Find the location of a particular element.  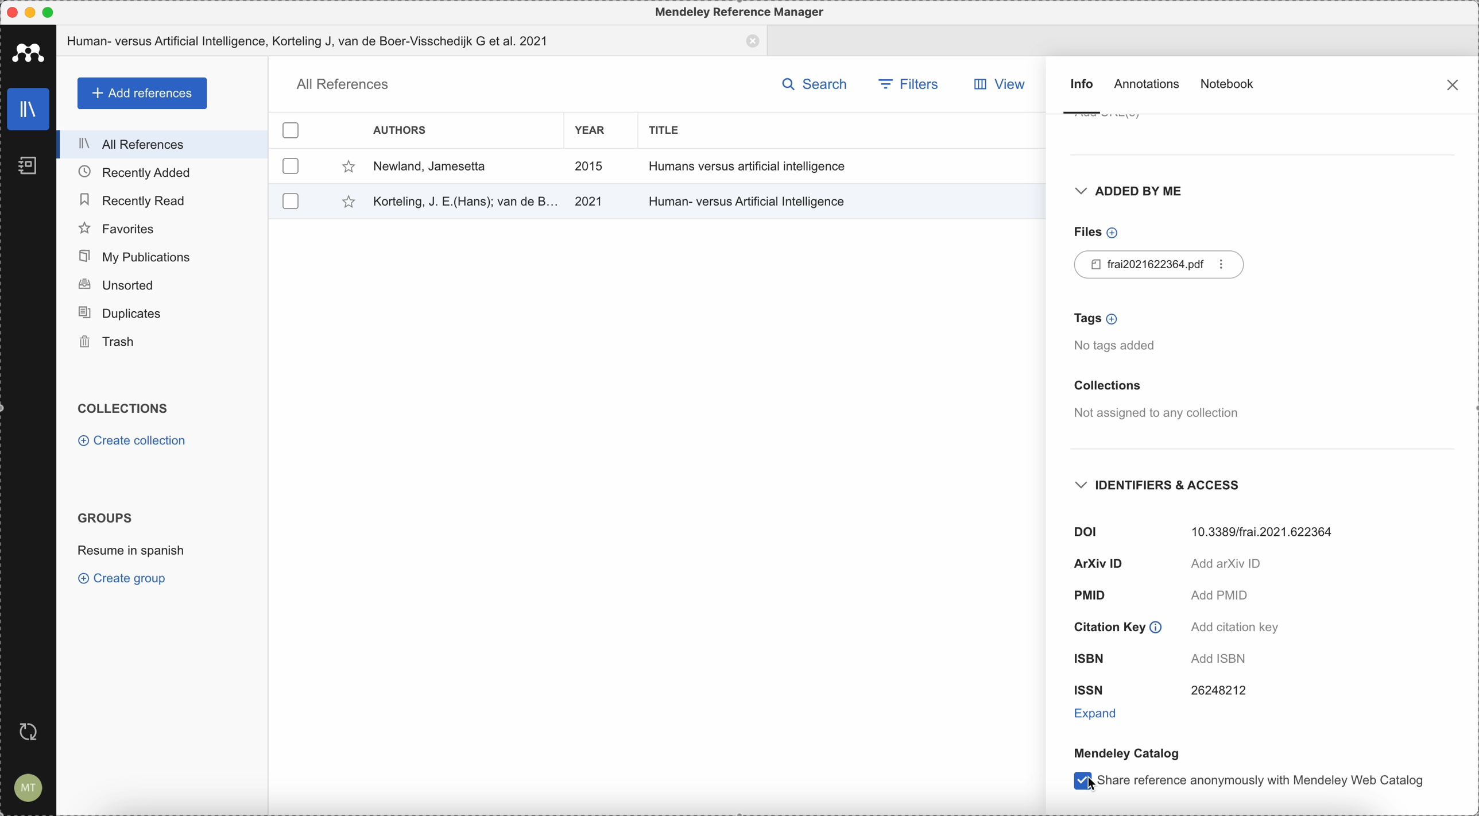

favorites is located at coordinates (163, 227).